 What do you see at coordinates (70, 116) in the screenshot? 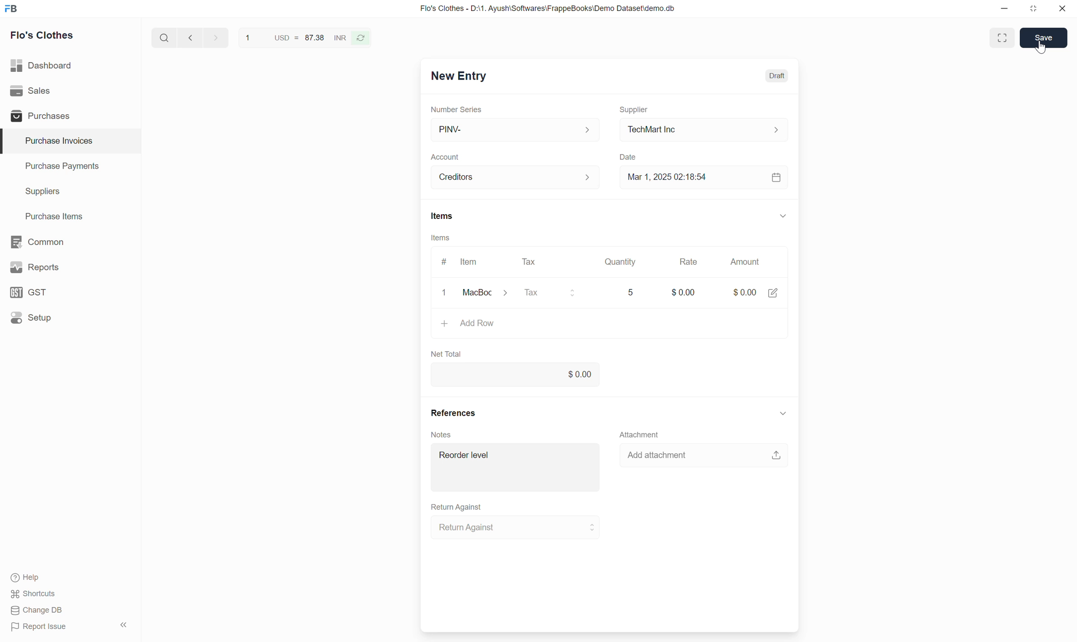
I see `Purchases` at bounding box center [70, 116].